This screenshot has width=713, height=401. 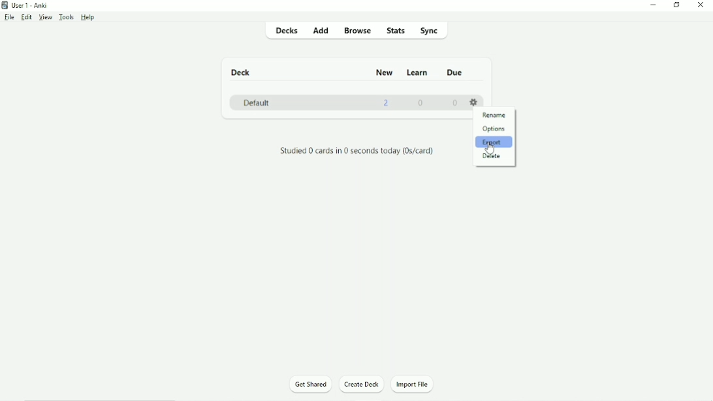 I want to click on Studied 0 cards in 0 seconds today., so click(x=357, y=150).